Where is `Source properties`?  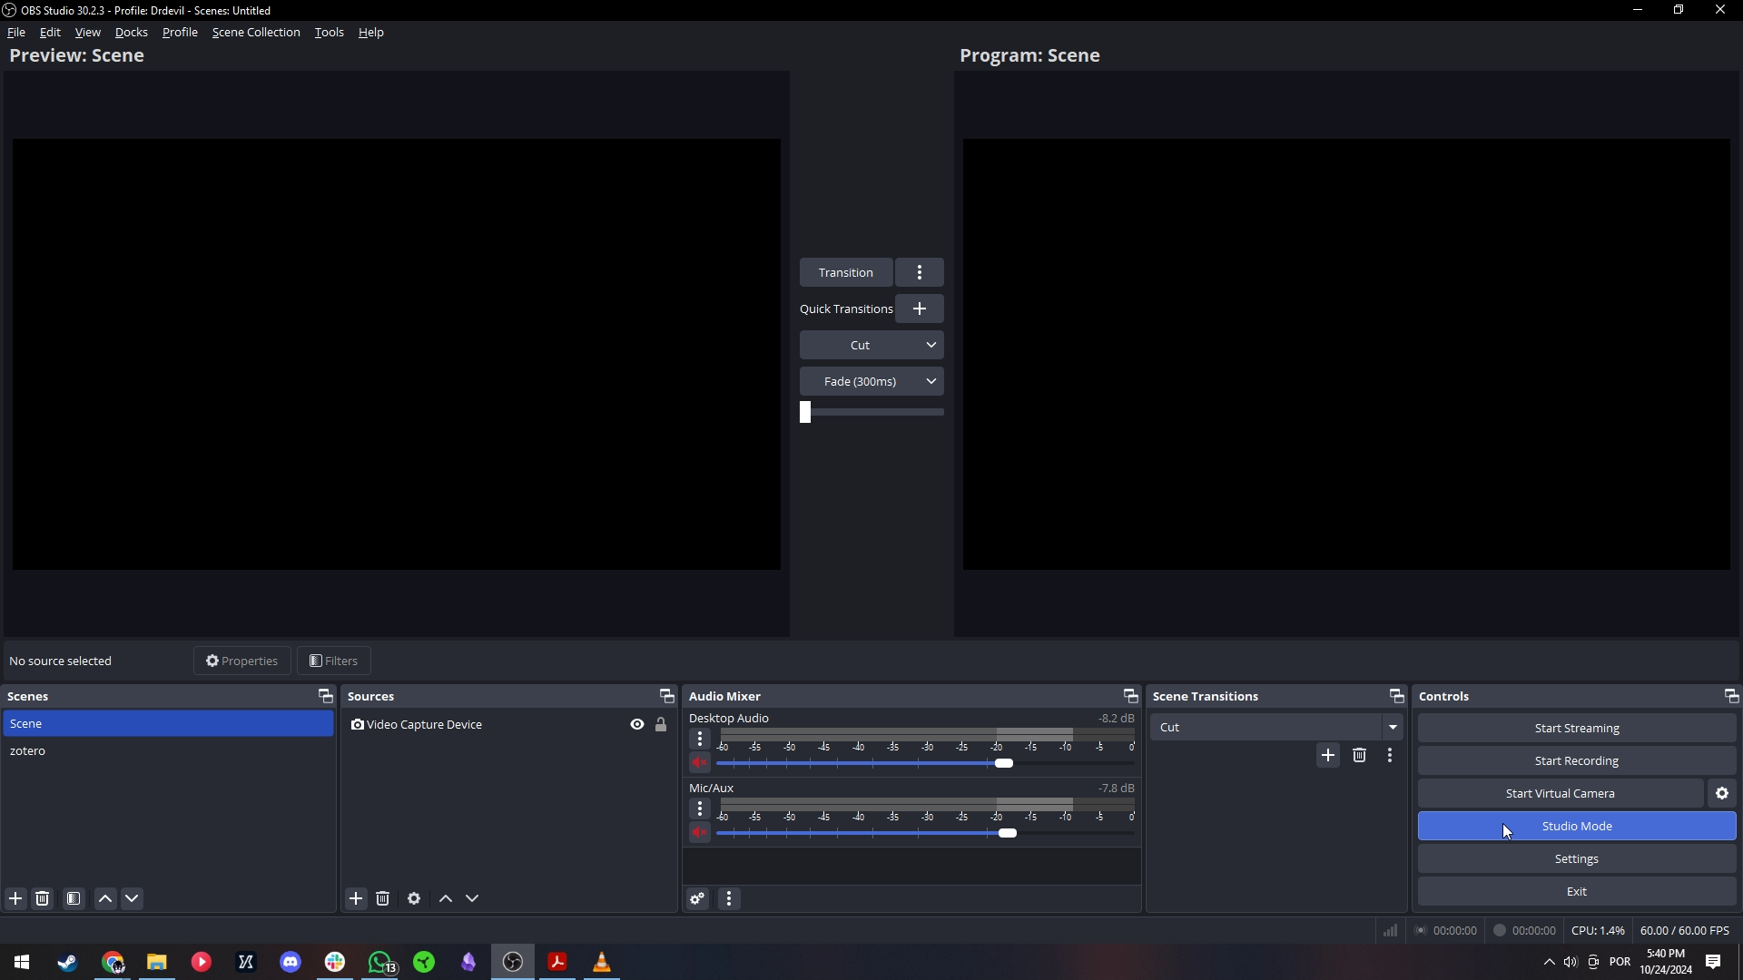 Source properties is located at coordinates (416, 899).